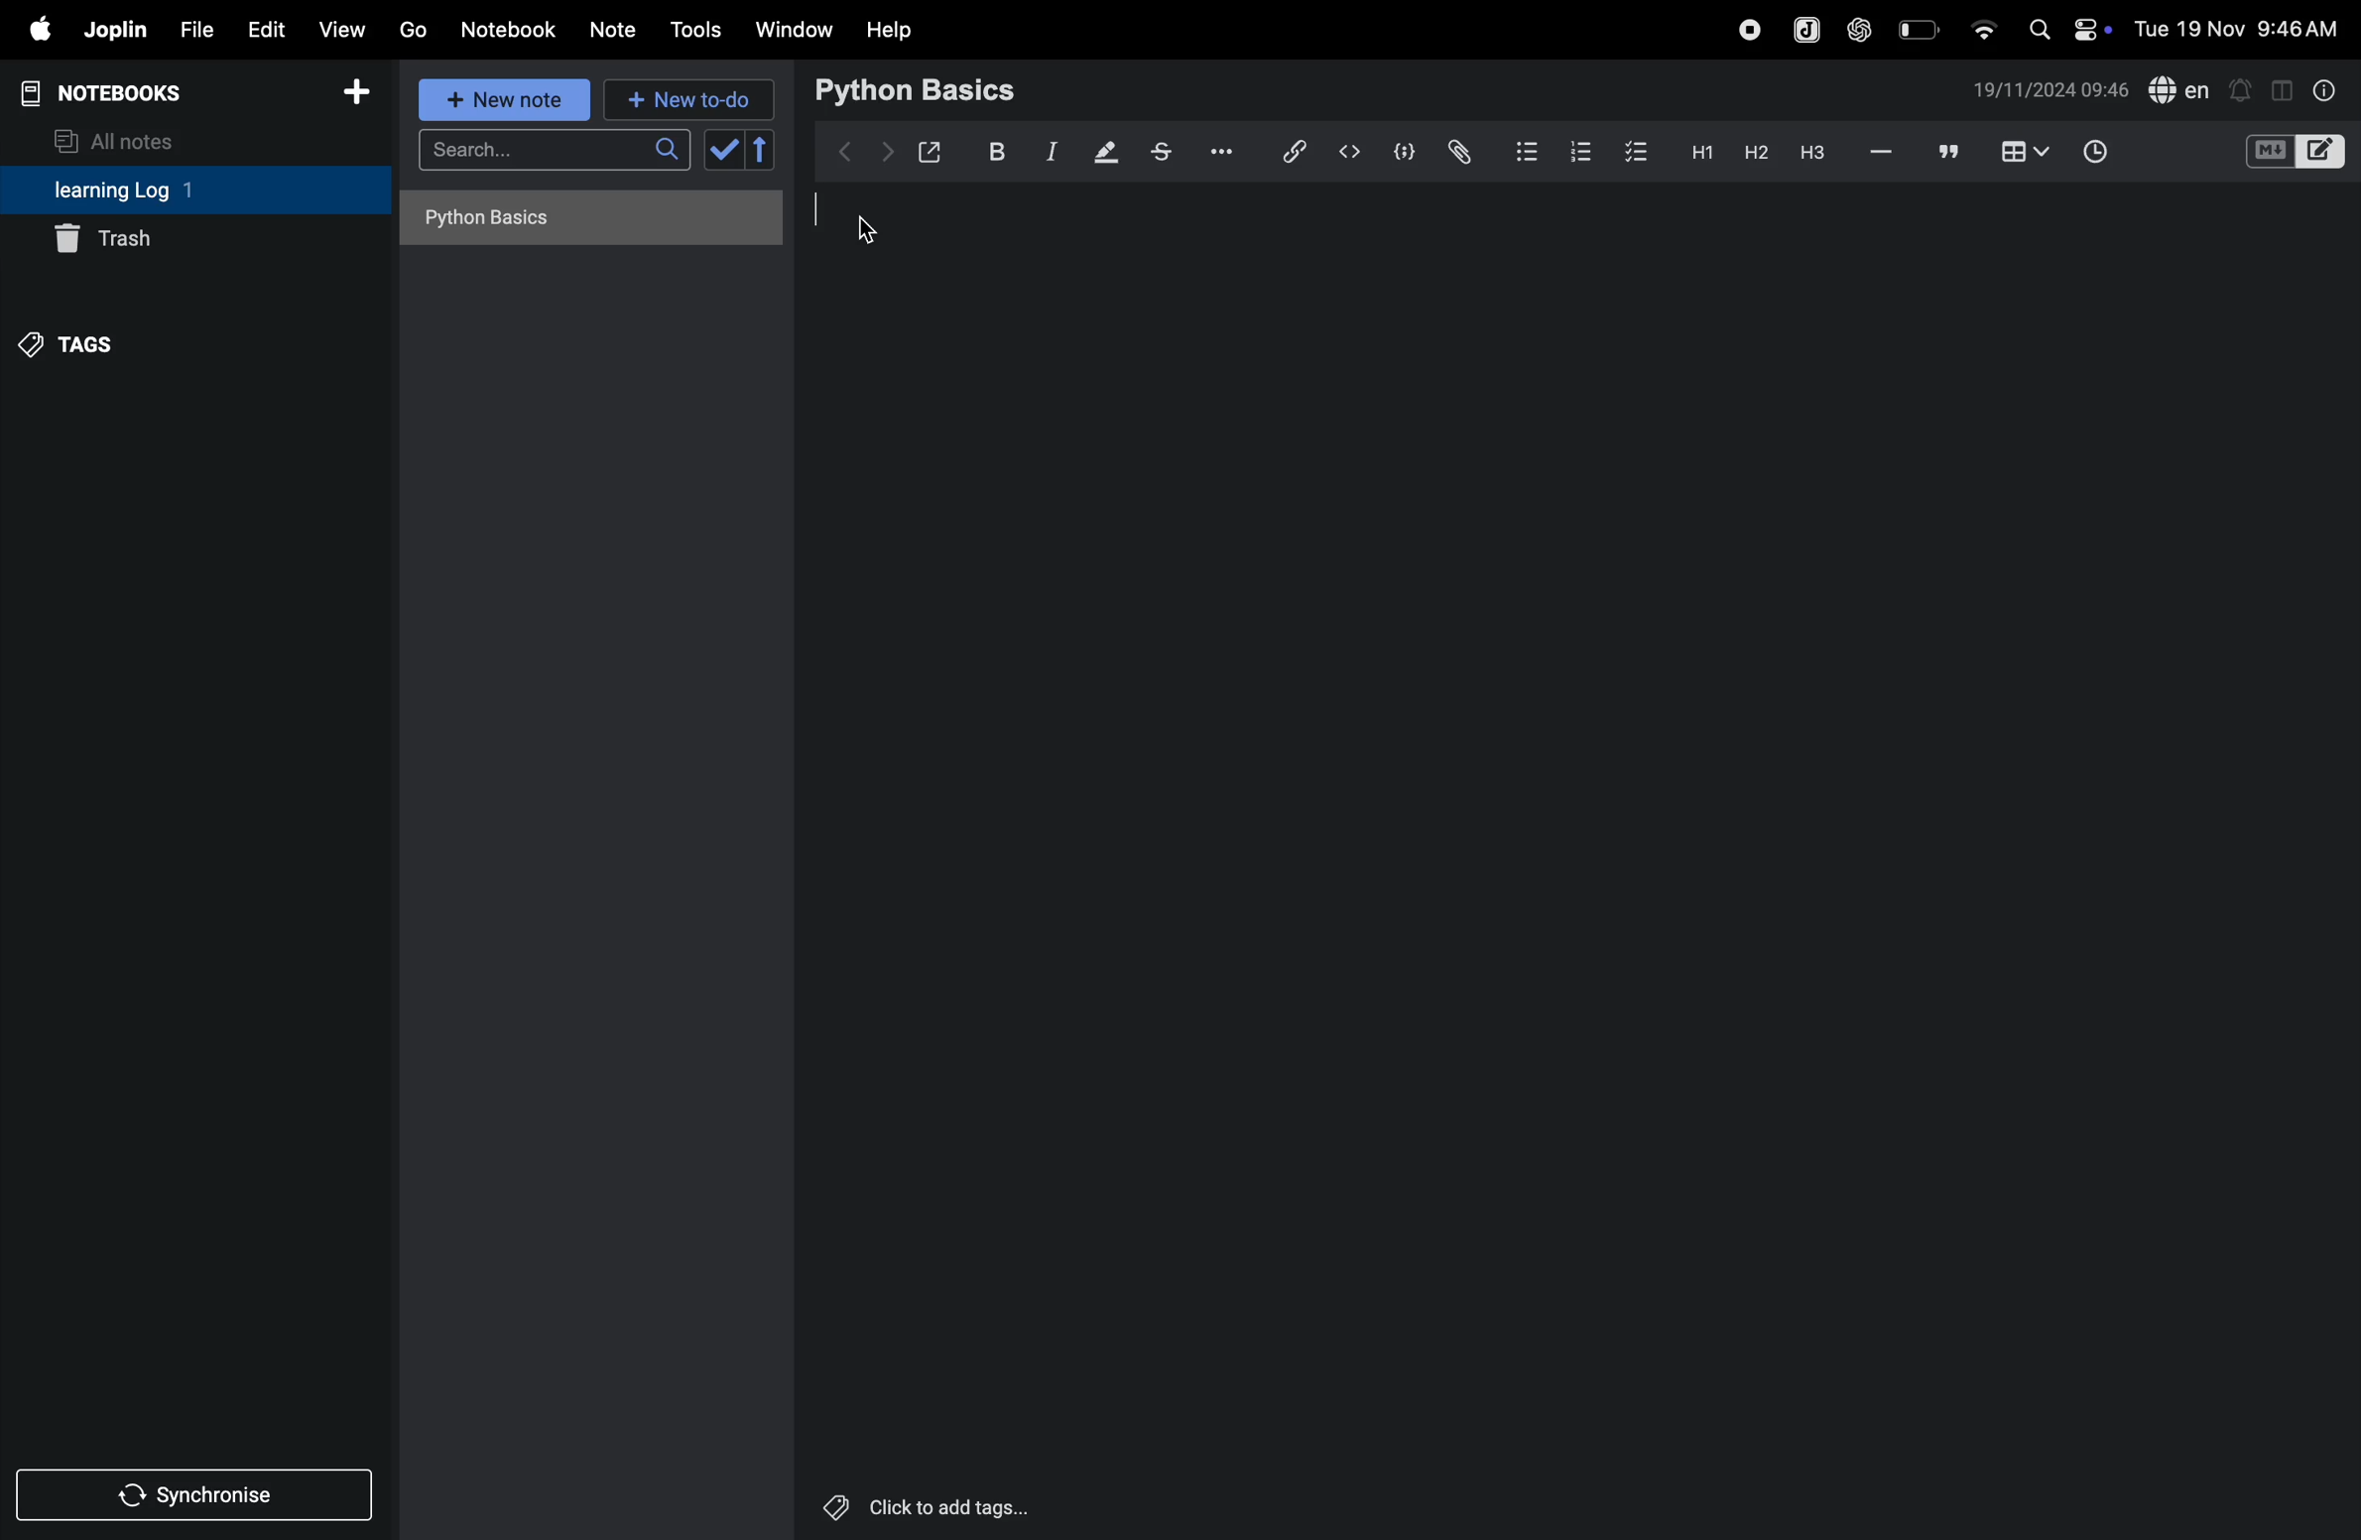  What do you see at coordinates (932, 1500) in the screenshot?
I see `click to add tags` at bounding box center [932, 1500].